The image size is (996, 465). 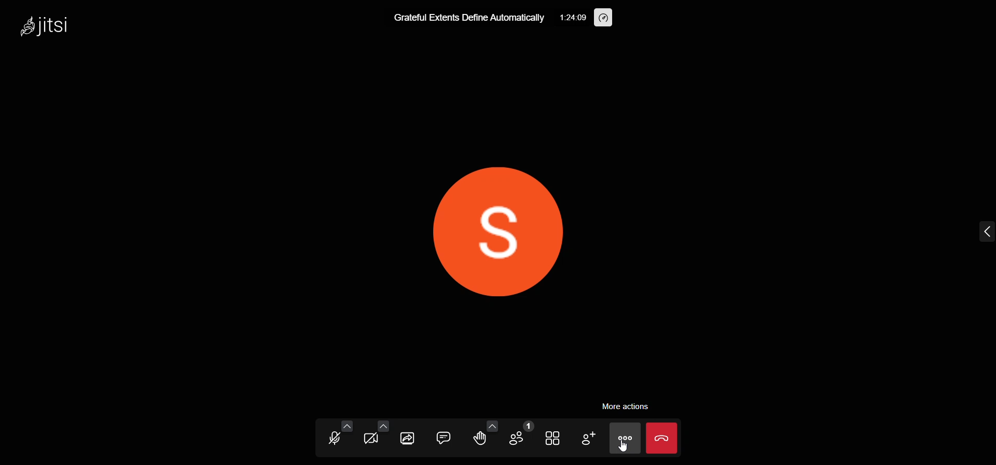 I want to click on raise hand, so click(x=477, y=440).